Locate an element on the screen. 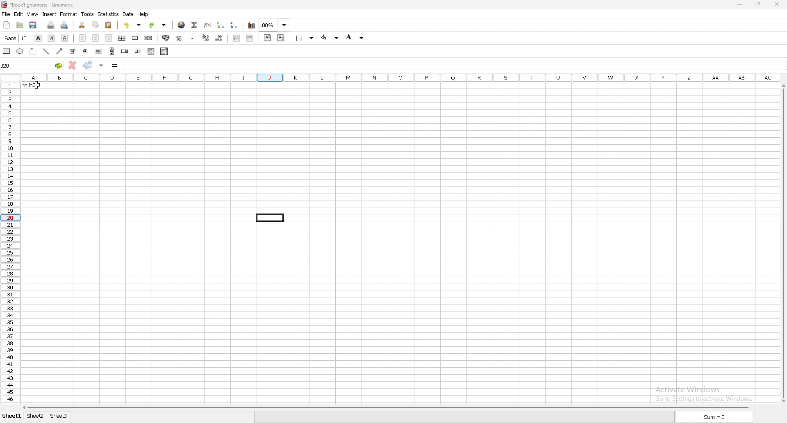 The width and height of the screenshot is (787, 423). columns is located at coordinates (402, 77).